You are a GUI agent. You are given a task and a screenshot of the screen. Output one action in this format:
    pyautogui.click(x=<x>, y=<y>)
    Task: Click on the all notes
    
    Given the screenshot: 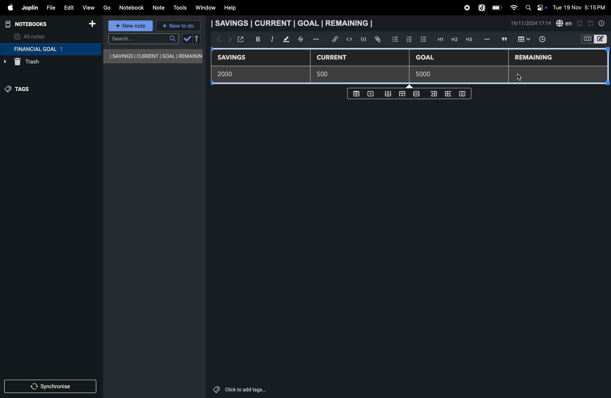 What is the action you would take?
    pyautogui.click(x=30, y=36)
    